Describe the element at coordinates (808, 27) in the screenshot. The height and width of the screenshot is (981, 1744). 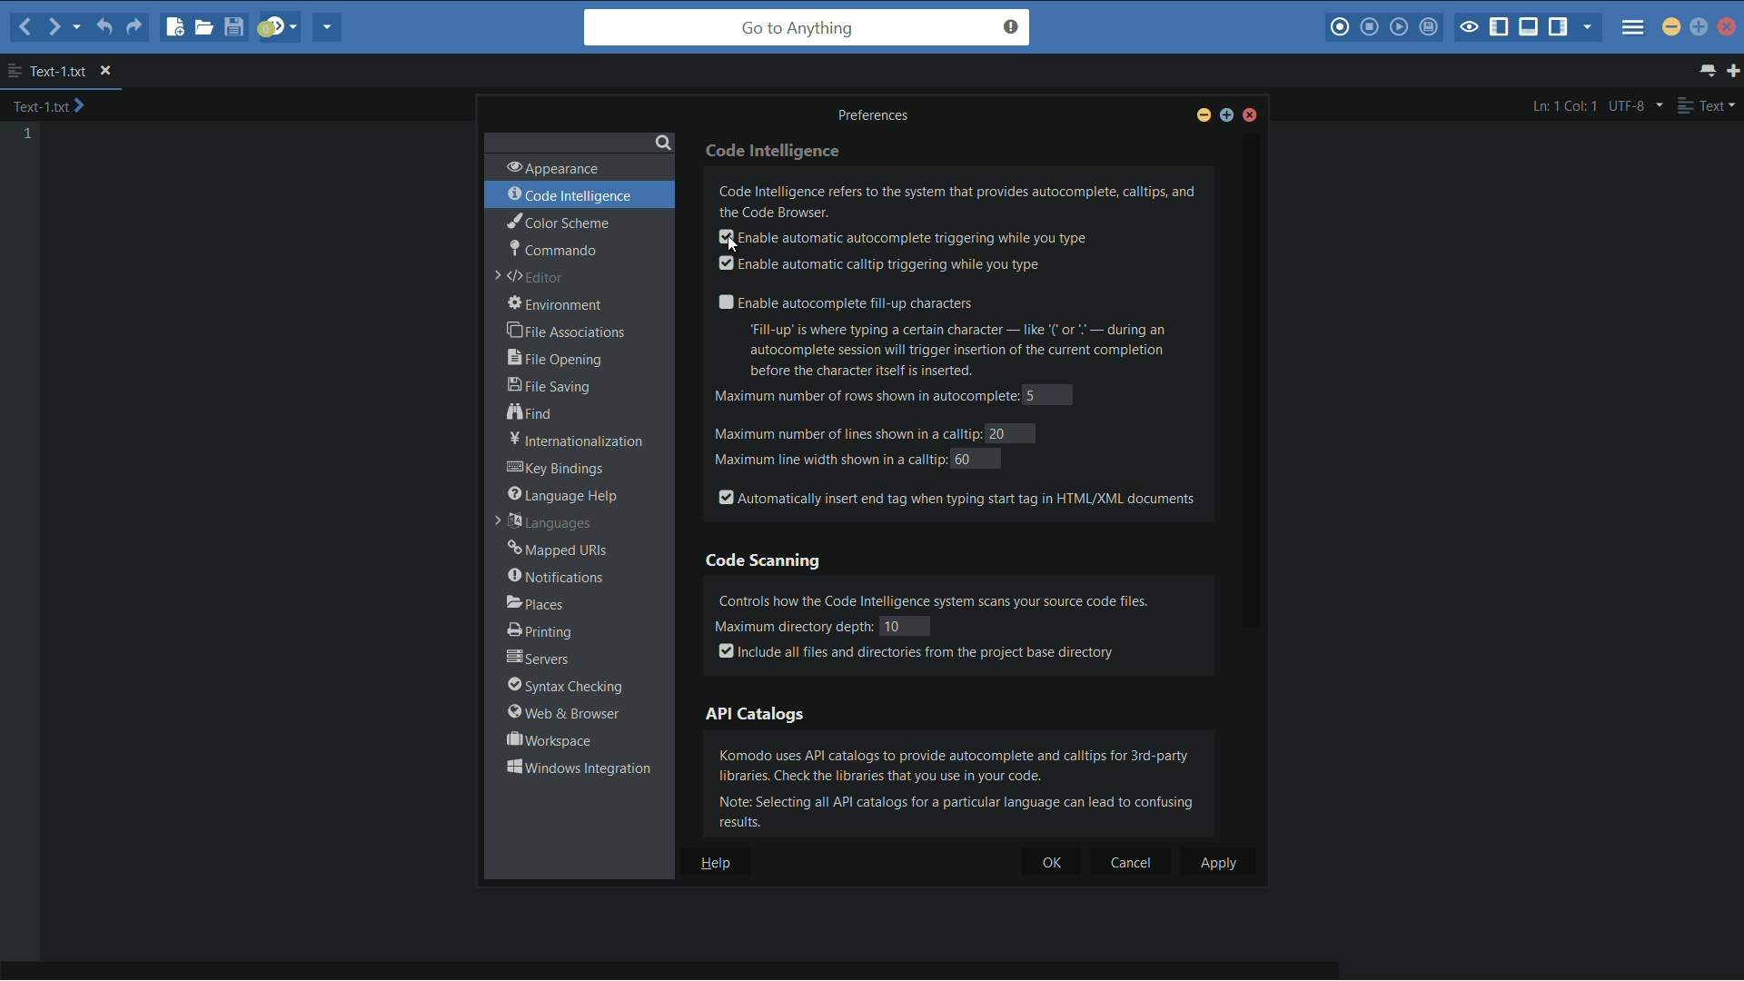
I see `go to anything ` at that location.